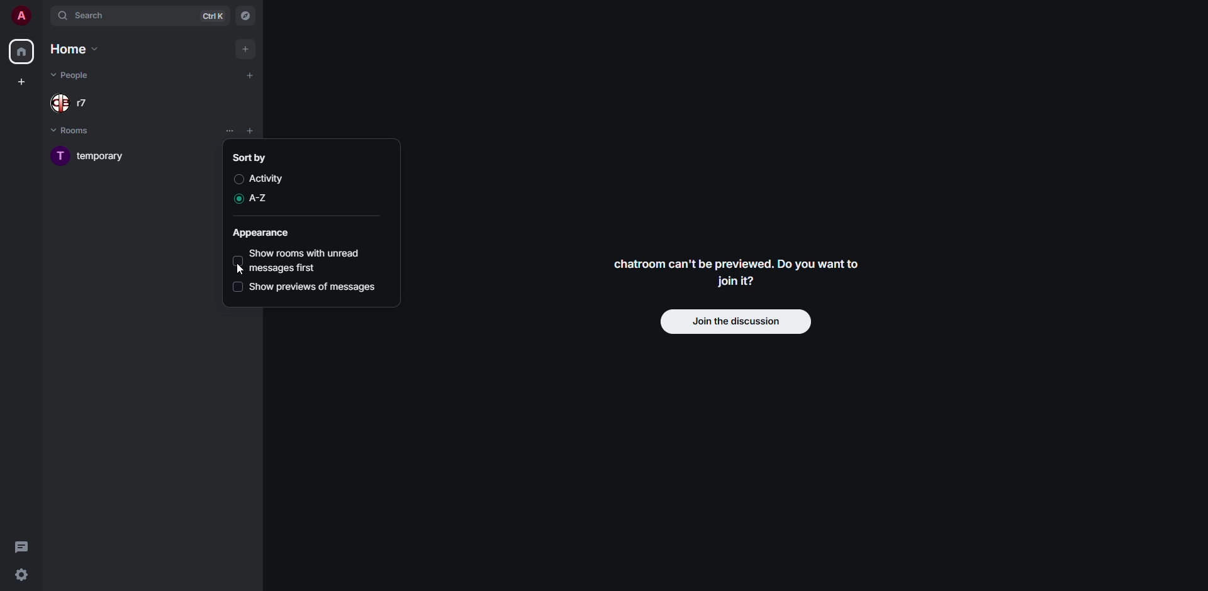  What do you see at coordinates (238, 262) in the screenshot?
I see `disabled` at bounding box center [238, 262].